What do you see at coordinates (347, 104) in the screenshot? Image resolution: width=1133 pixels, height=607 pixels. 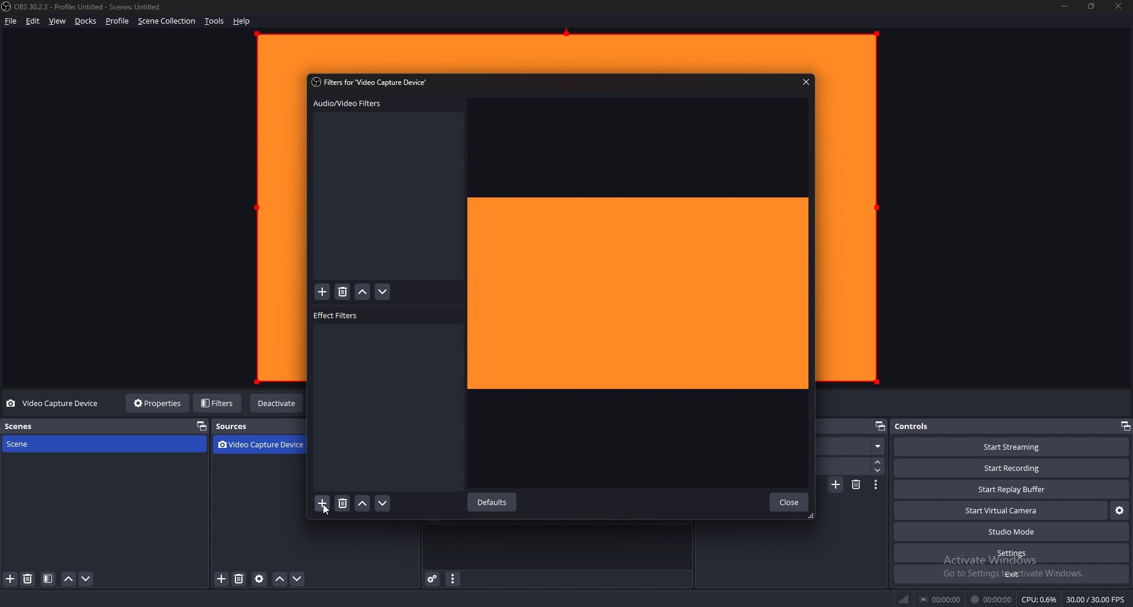 I see `audio video filter` at bounding box center [347, 104].